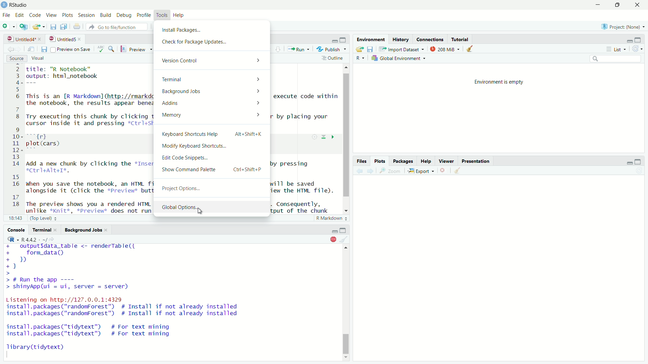 The width and height of the screenshot is (648, 364). What do you see at coordinates (70, 49) in the screenshot?
I see `Preview on save` at bounding box center [70, 49].